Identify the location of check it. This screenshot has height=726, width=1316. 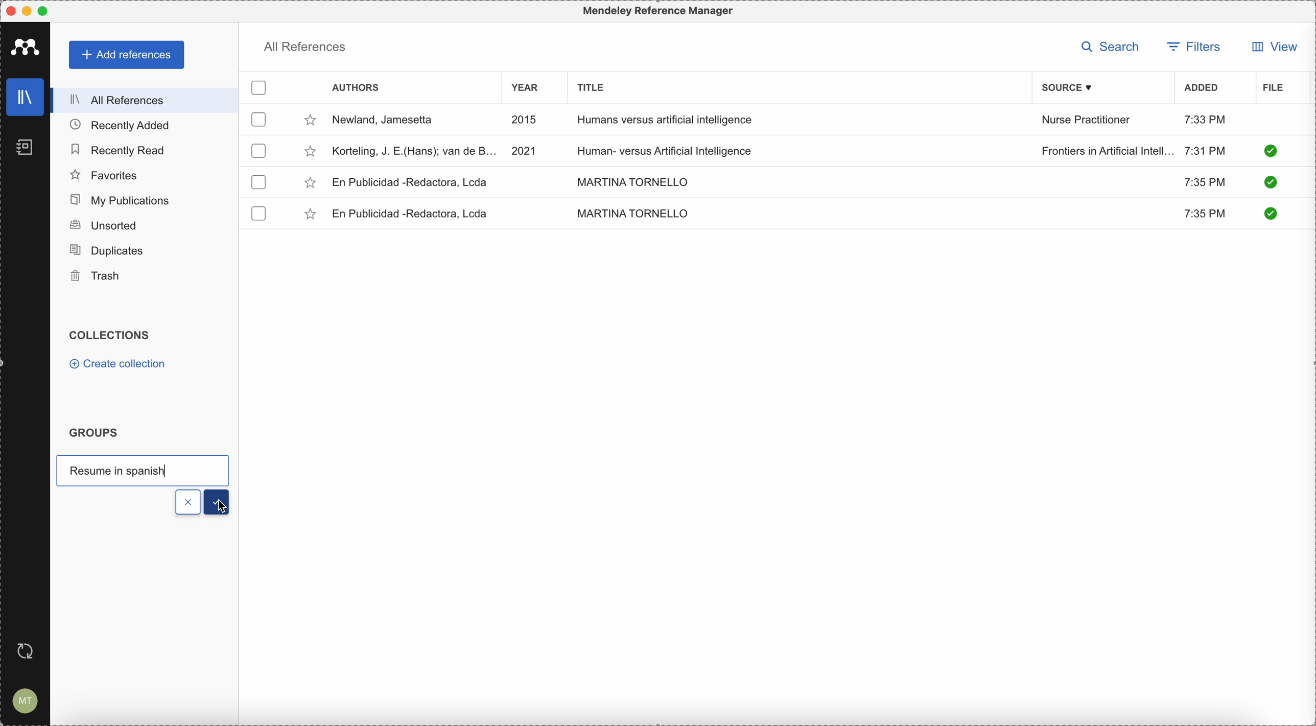
(1270, 151).